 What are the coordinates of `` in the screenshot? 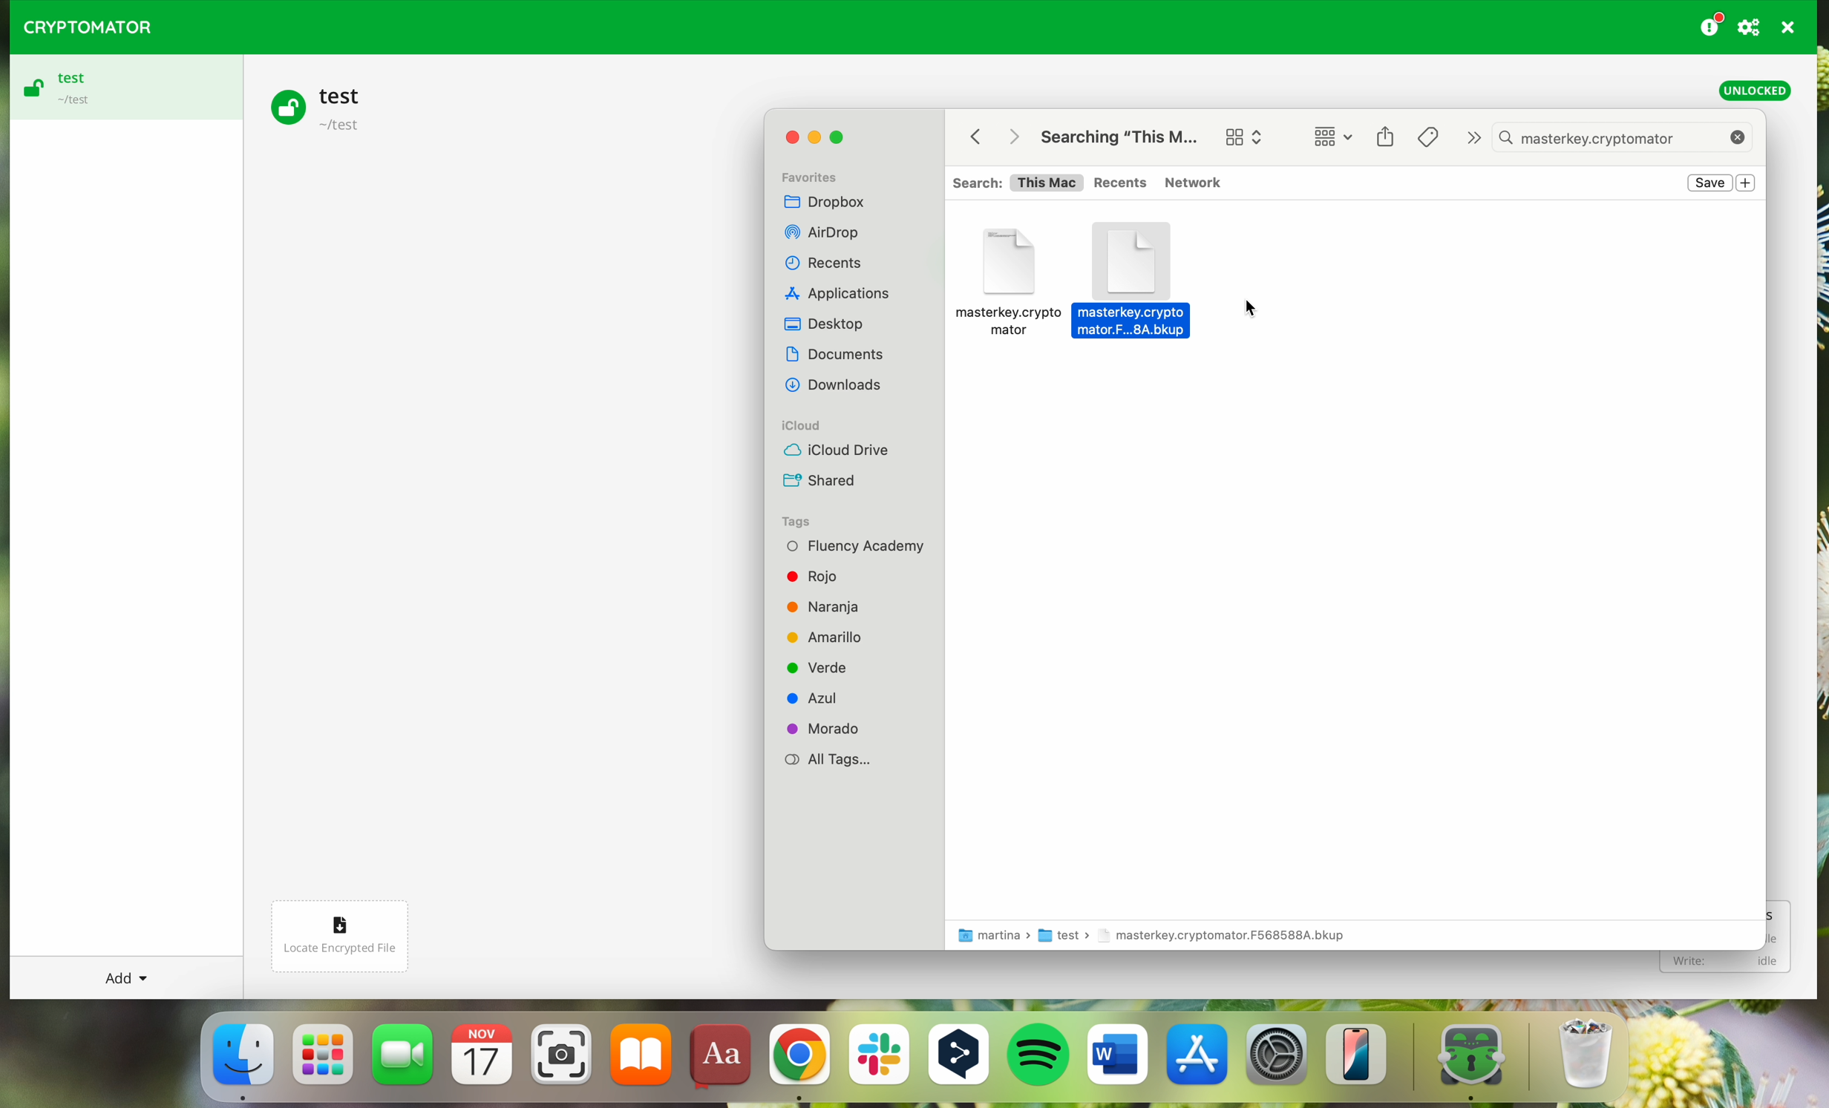 It's located at (840, 354).